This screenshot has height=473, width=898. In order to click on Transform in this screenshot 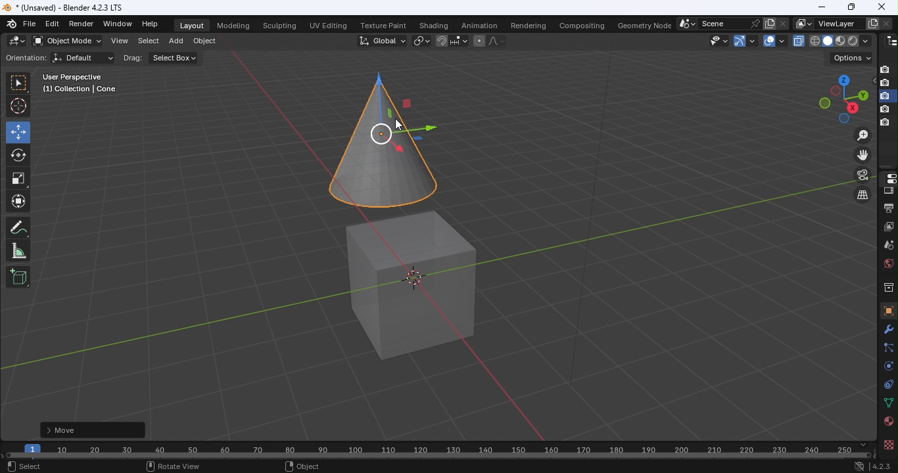, I will do `click(18, 203)`.